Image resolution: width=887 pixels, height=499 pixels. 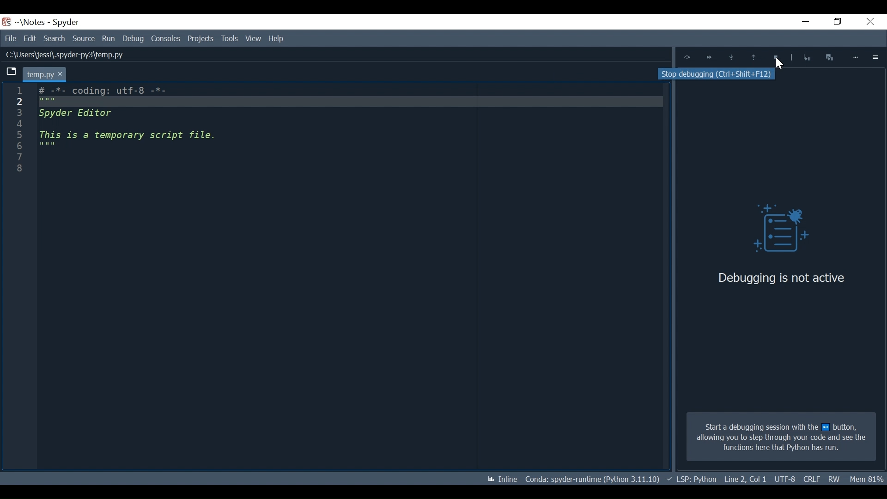 I want to click on Current tab, so click(x=44, y=74).